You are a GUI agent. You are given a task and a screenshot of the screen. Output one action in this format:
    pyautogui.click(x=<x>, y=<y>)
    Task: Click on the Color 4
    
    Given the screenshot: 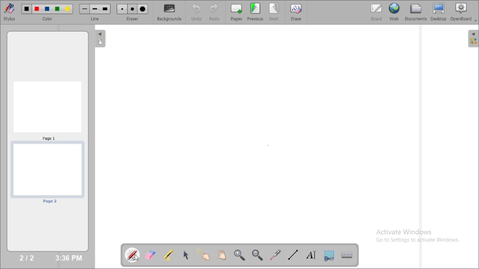 What is the action you would take?
    pyautogui.click(x=57, y=9)
    